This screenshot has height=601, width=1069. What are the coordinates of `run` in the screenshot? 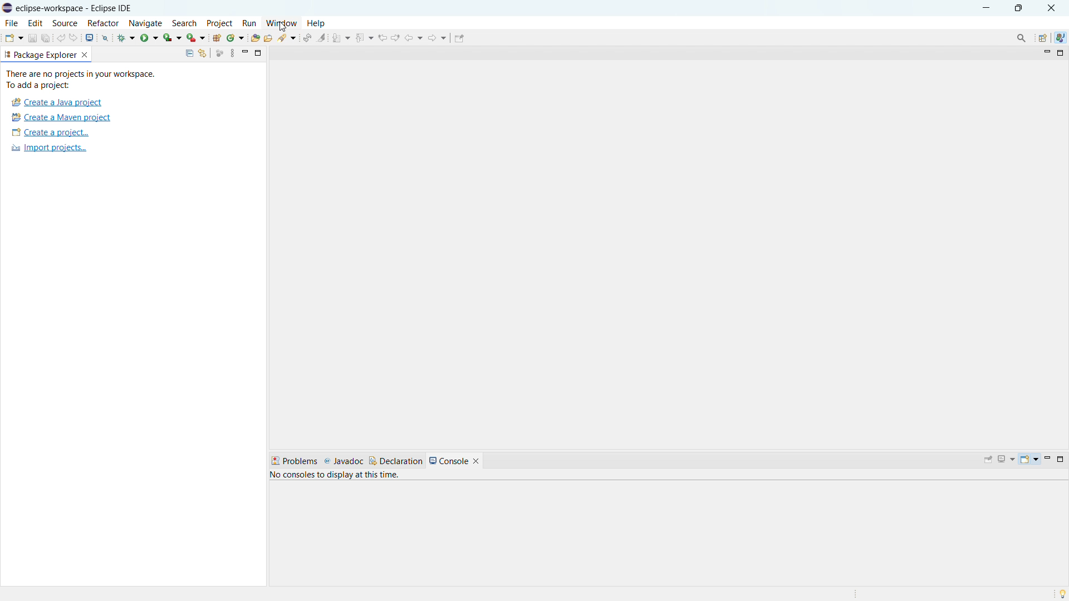 It's located at (249, 23).